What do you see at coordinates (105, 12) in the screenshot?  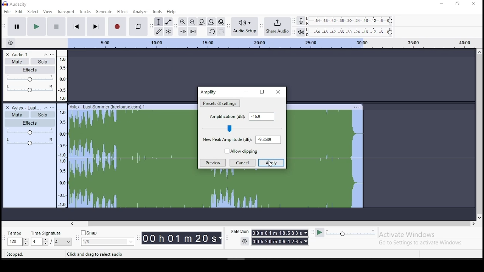 I see `generate` at bounding box center [105, 12].